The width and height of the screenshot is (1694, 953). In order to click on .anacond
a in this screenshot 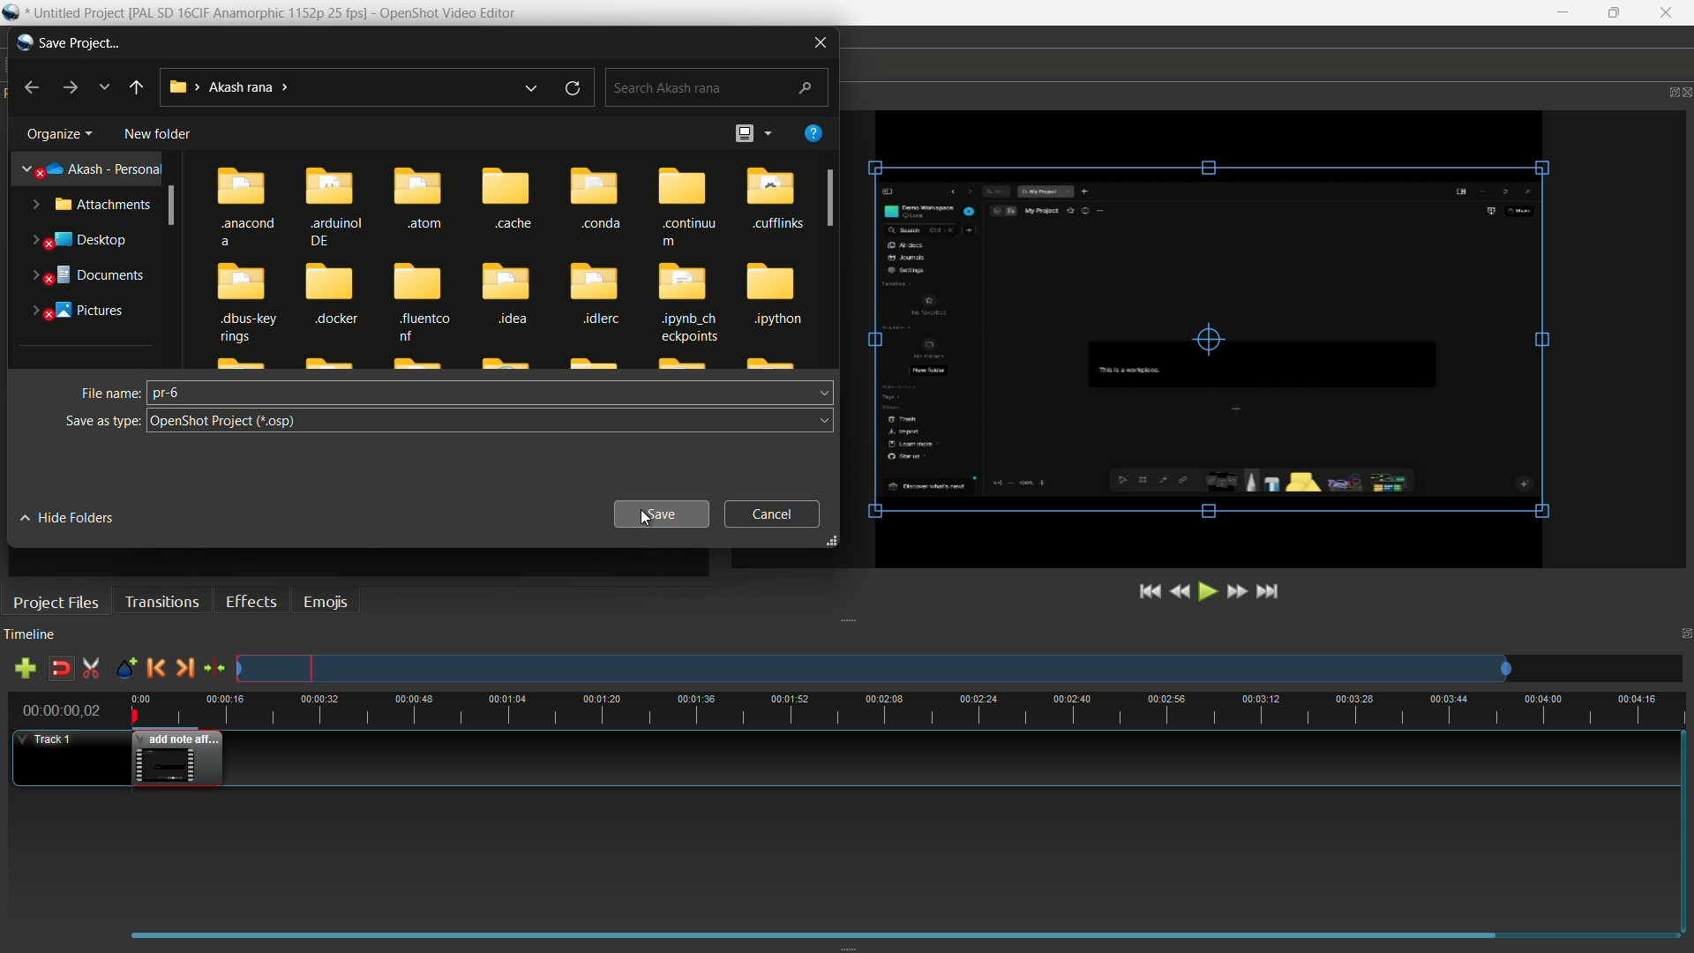, I will do `click(240, 204)`.